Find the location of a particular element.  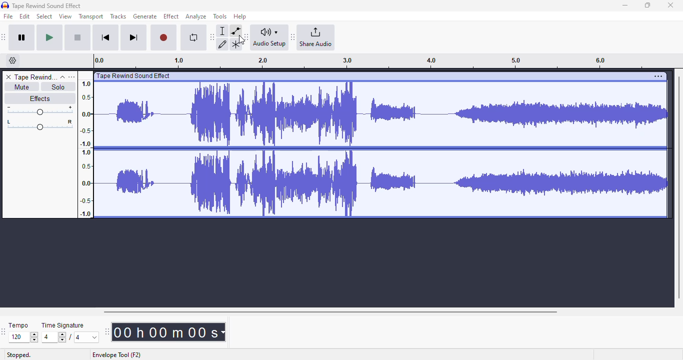

generate is located at coordinates (145, 16).